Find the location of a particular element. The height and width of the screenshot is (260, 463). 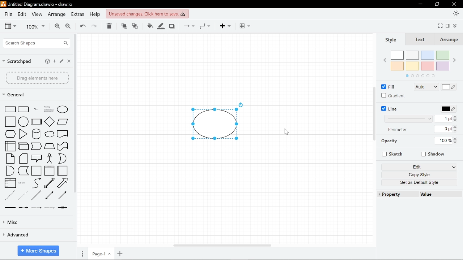

Redo is located at coordinates (95, 26).